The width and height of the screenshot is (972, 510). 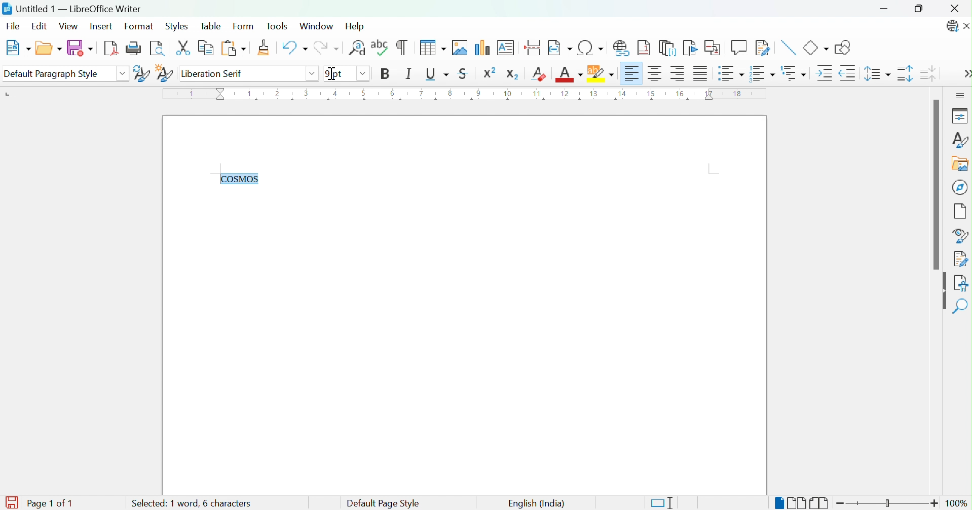 I want to click on Insert Chart, so click(x=482, y=47).